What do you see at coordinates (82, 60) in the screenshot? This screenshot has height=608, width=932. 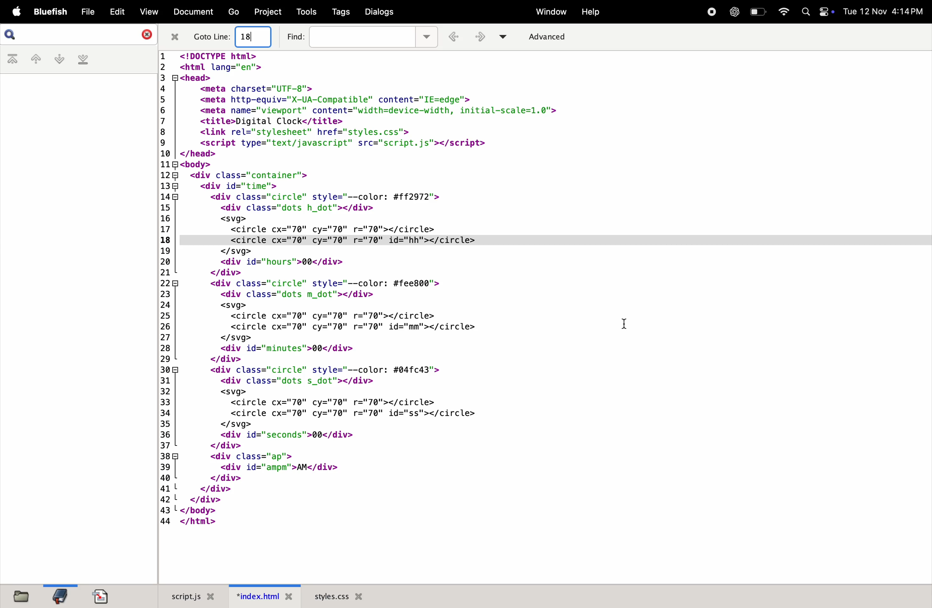 I see `last bookmark` at bounding box center [82, 60].